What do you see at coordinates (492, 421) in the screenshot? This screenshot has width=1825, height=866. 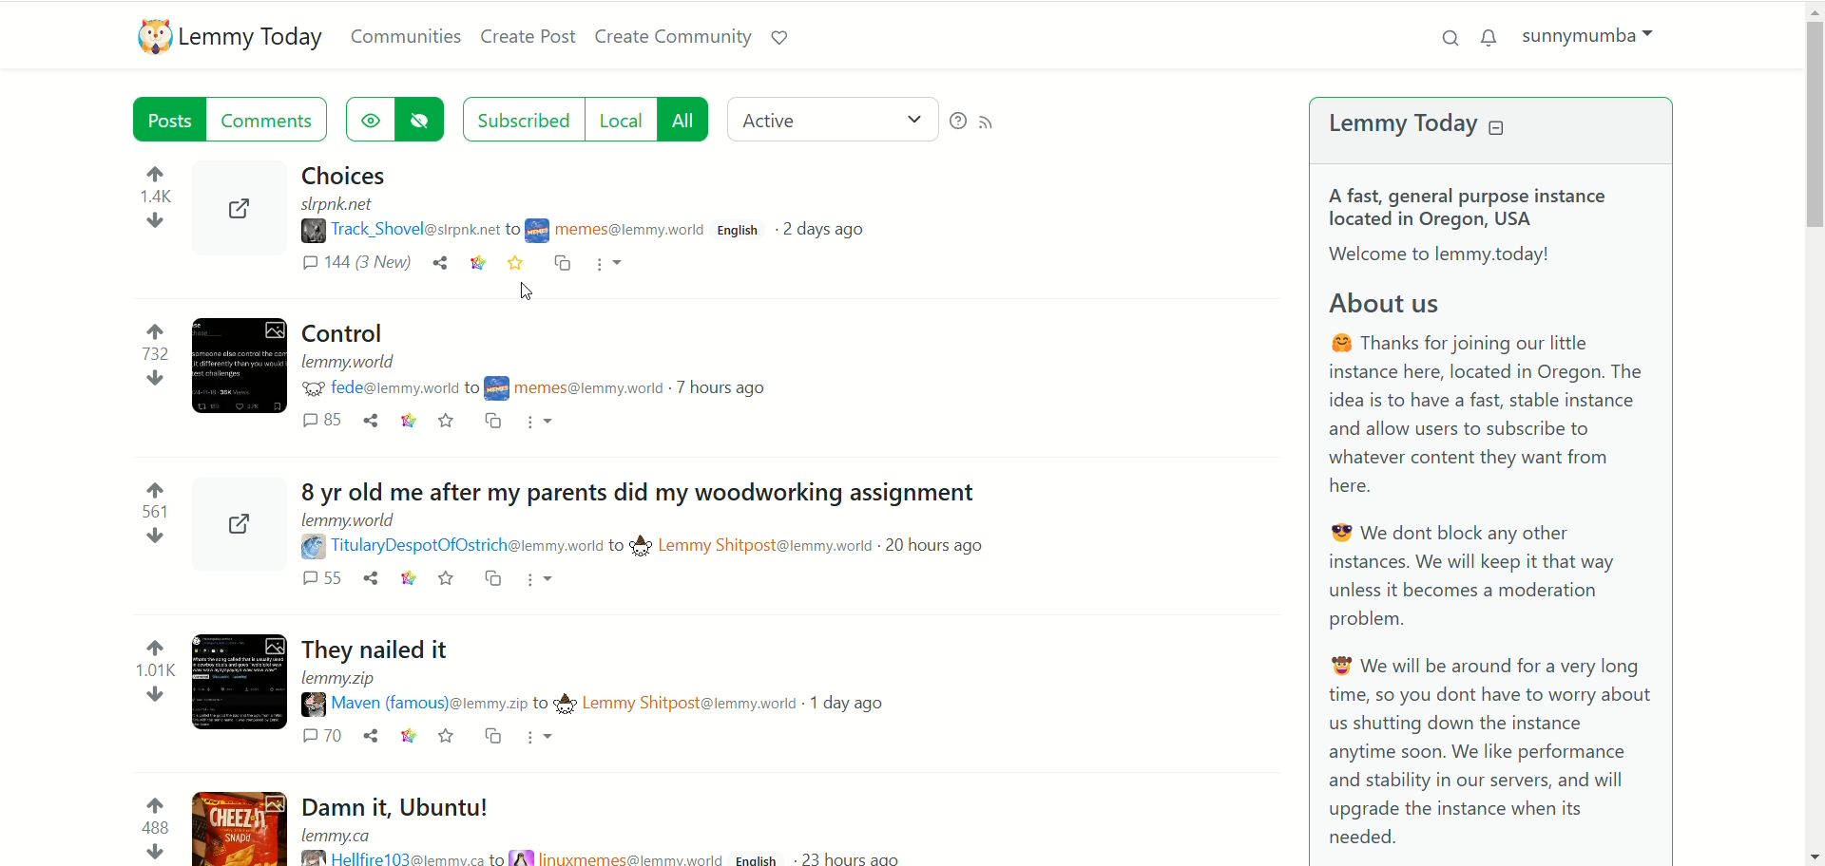 I see `Cross post` at bounding box center [492, 421].